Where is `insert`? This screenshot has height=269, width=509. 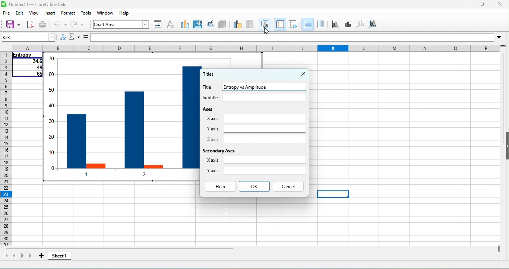 insert is located at coordinates (51, 14).